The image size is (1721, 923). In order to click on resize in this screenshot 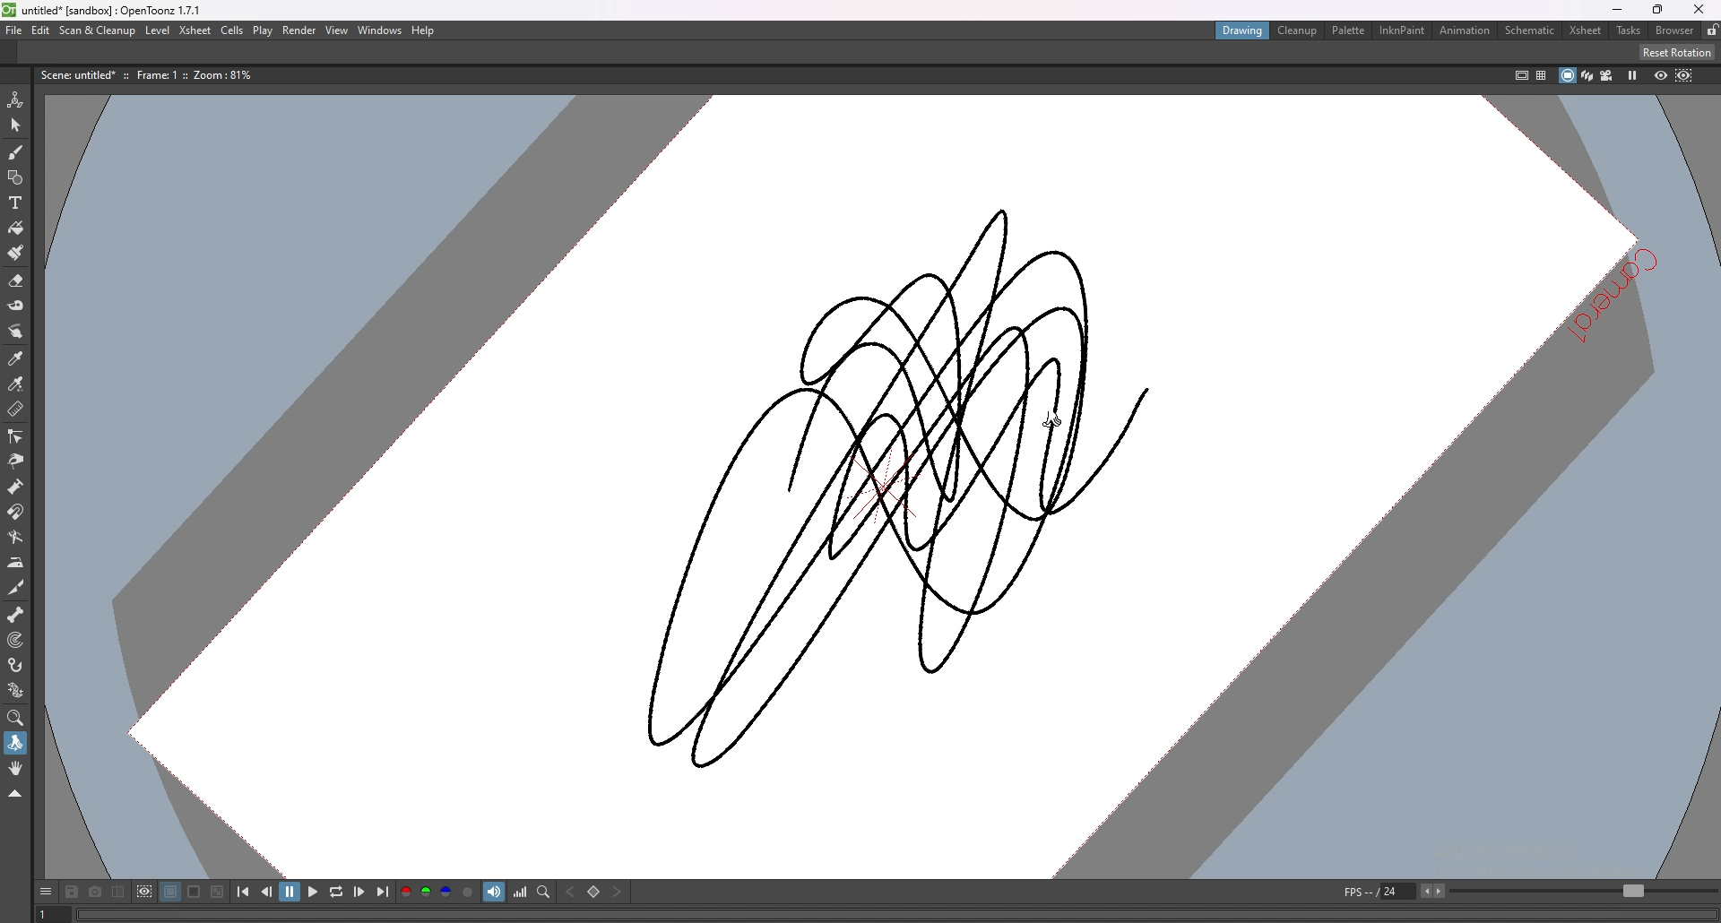, I will do `click(1658, 9)`.